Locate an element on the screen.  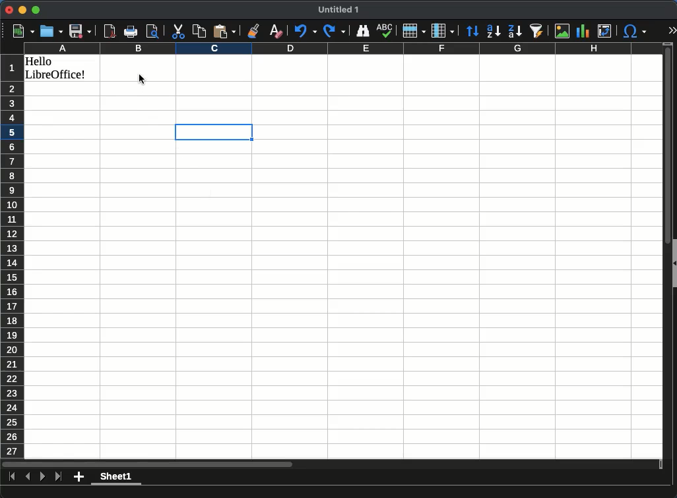
print is located at coordinates (131, 33).